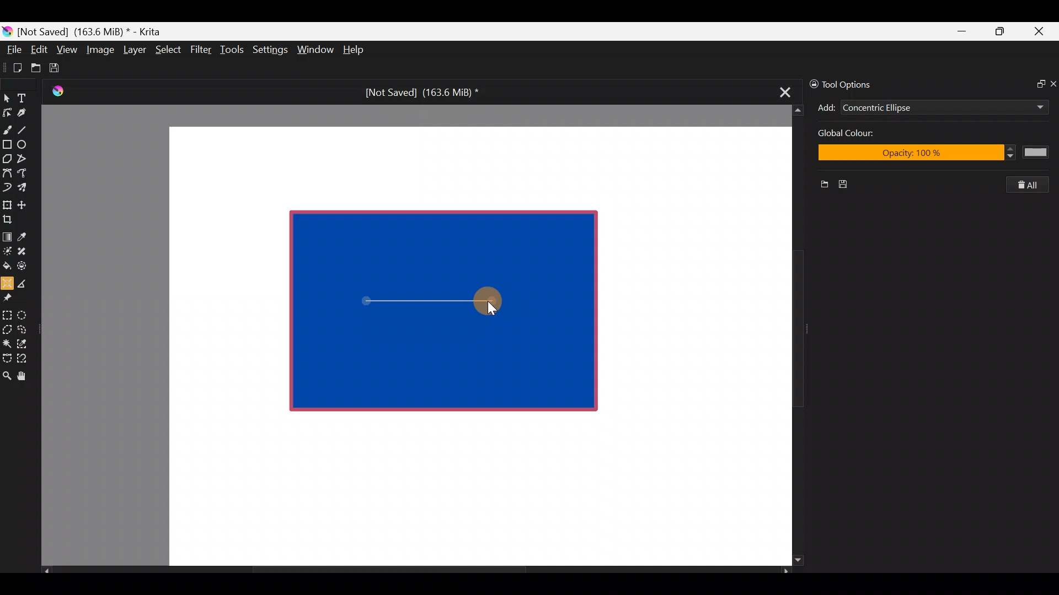 The image size is (1059, 595). What do you see at coordinates (29, 129) in the screenshot?
I see `Line tool` at bounding box center [29, 129].